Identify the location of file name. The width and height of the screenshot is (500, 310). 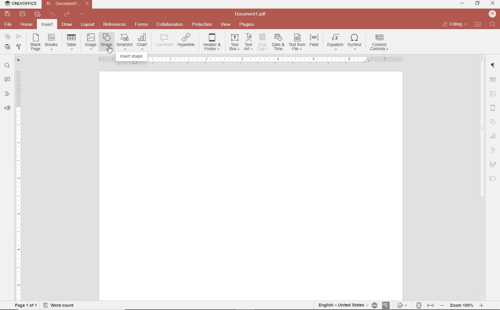
(252, 14).